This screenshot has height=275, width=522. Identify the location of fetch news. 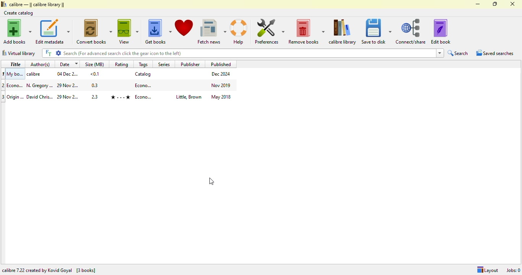
(211, 31).